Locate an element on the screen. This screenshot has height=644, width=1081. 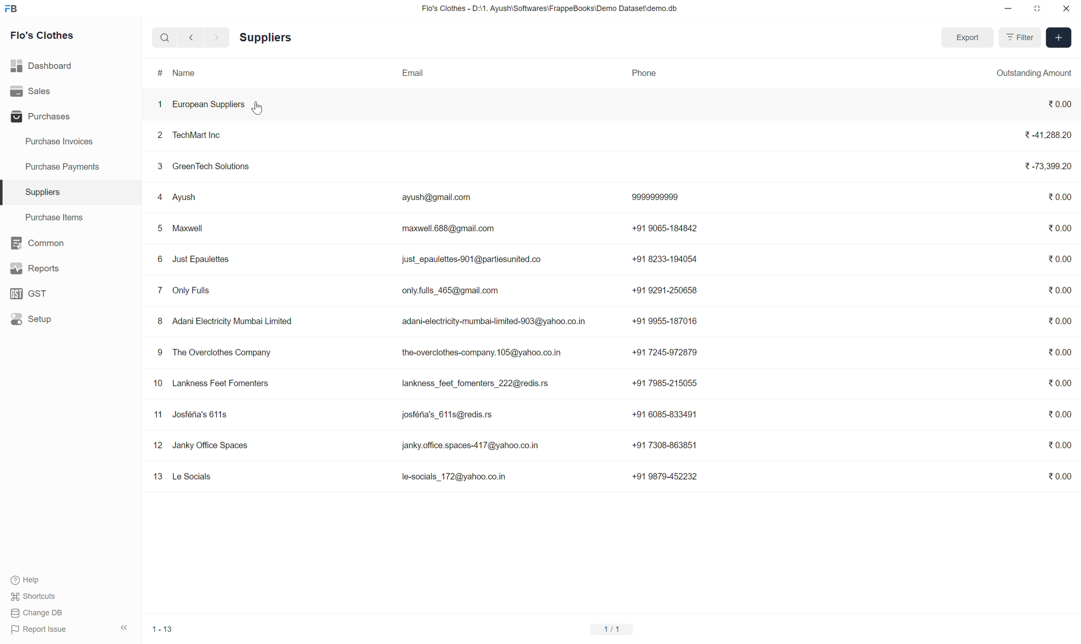
Shortcuts is located at coordinates (32, 597).